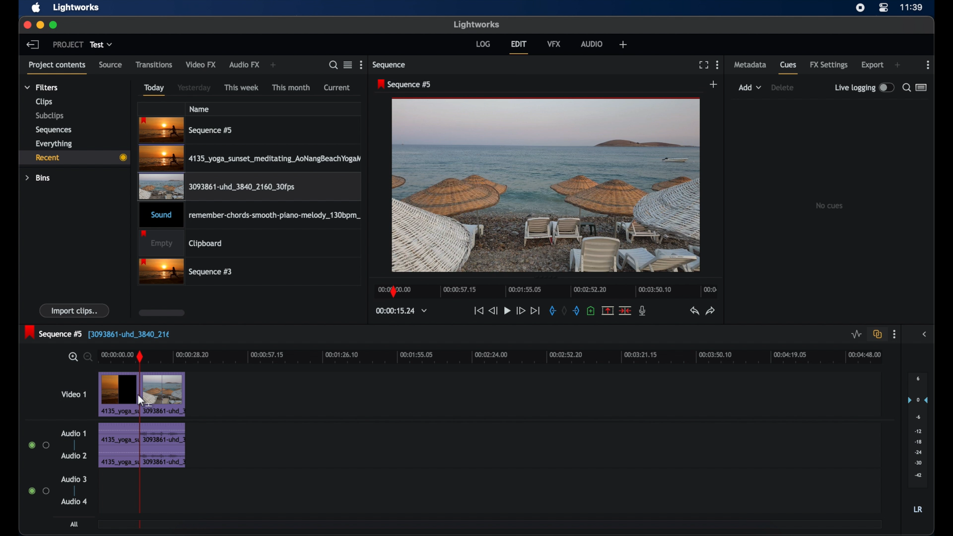 The height and width of the screenshot is (536, 953). I want to click on rewind, so click(493, 310).